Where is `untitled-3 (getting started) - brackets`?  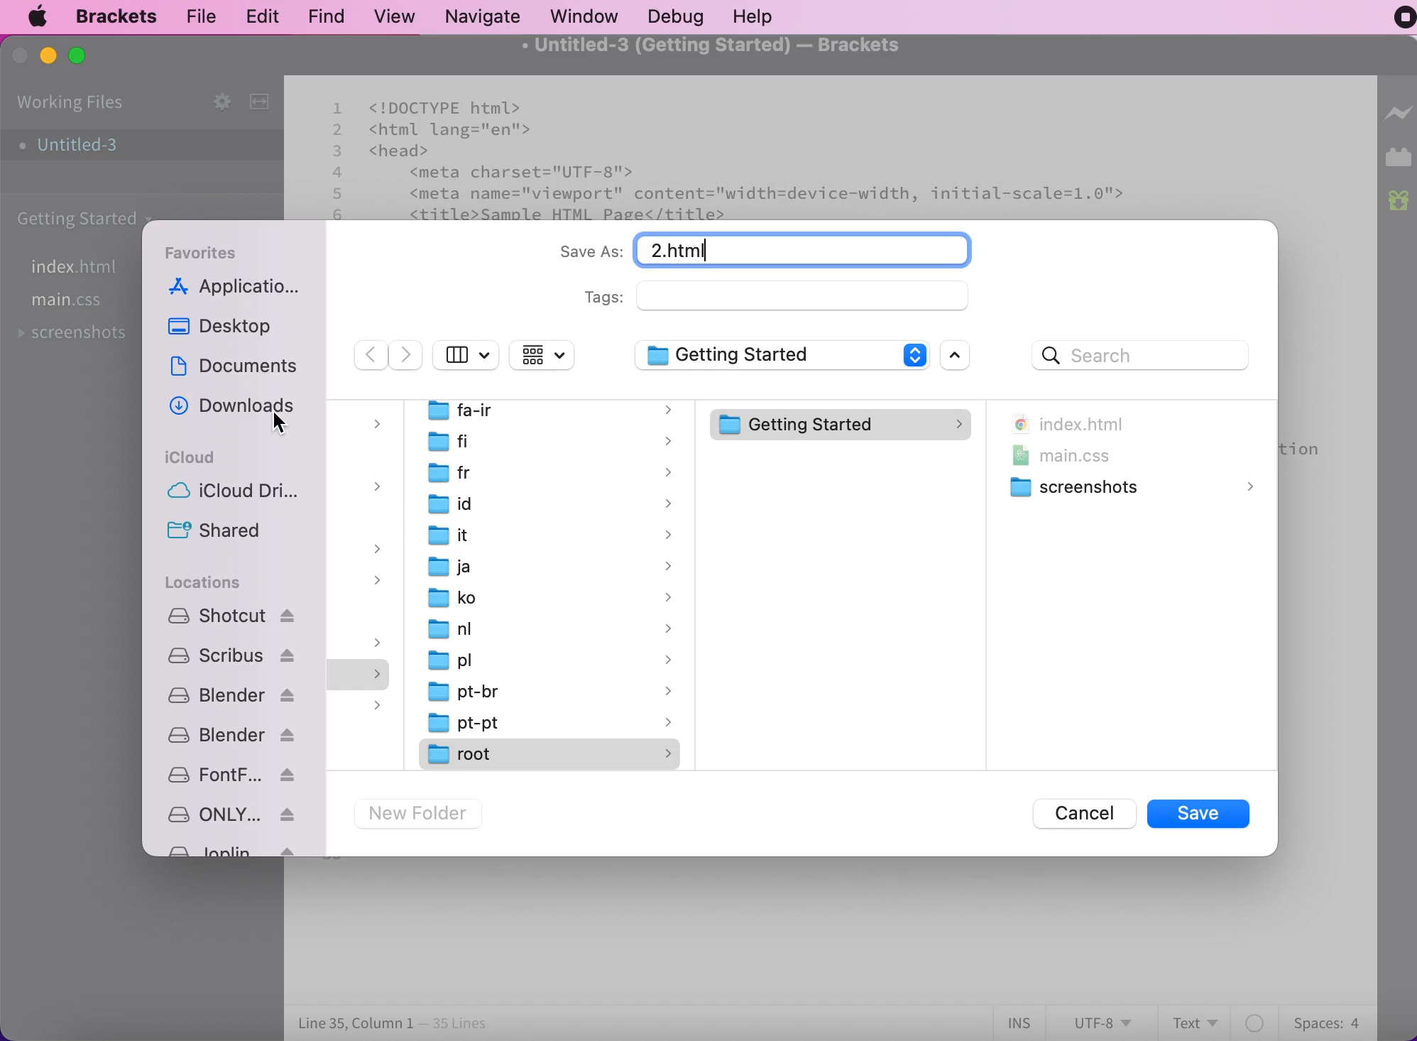 untitled-3 (getting started) - brackets is located at coordinates (733, 52).